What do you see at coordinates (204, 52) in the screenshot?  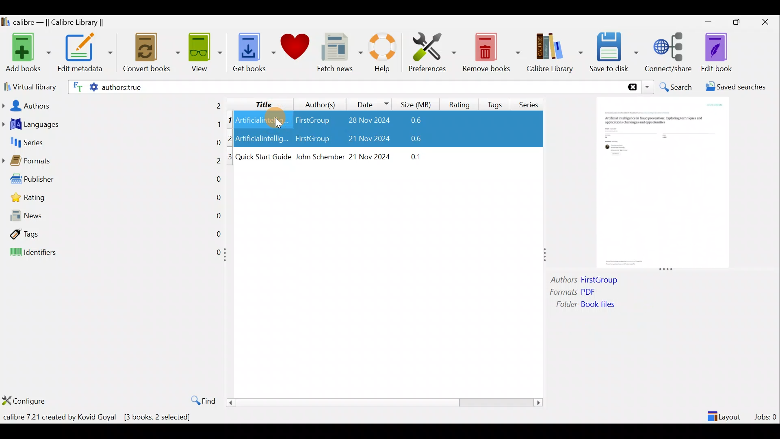 I see `View` at bounding box center [204, 52].